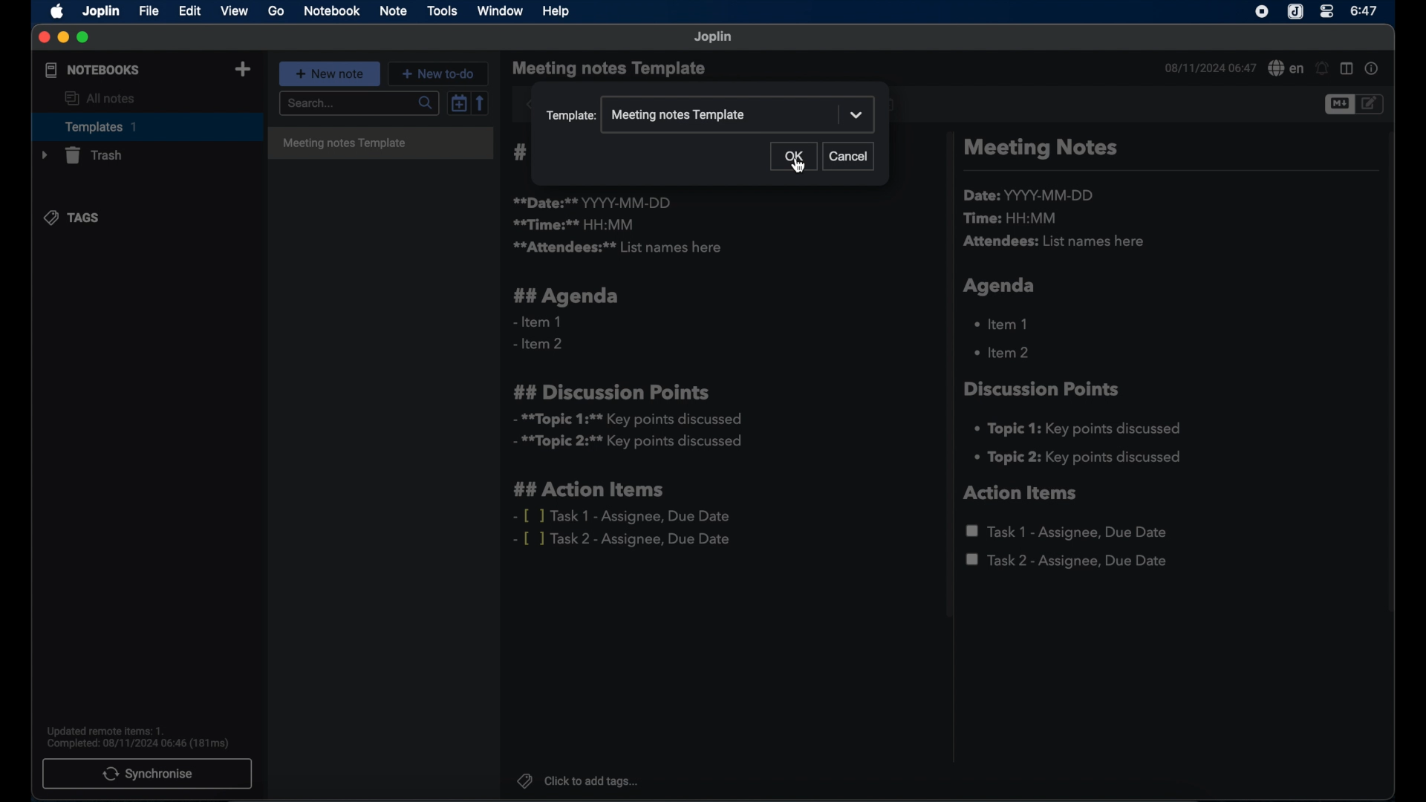 Image resolution: width=1426 pixels, height=802 pixels. I want to click on item 1, so click(1003, 323).